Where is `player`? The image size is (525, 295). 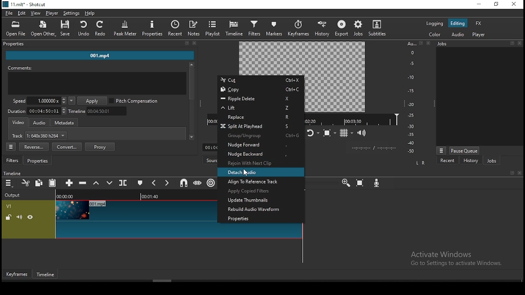 player is located at coordinates (52, 13).